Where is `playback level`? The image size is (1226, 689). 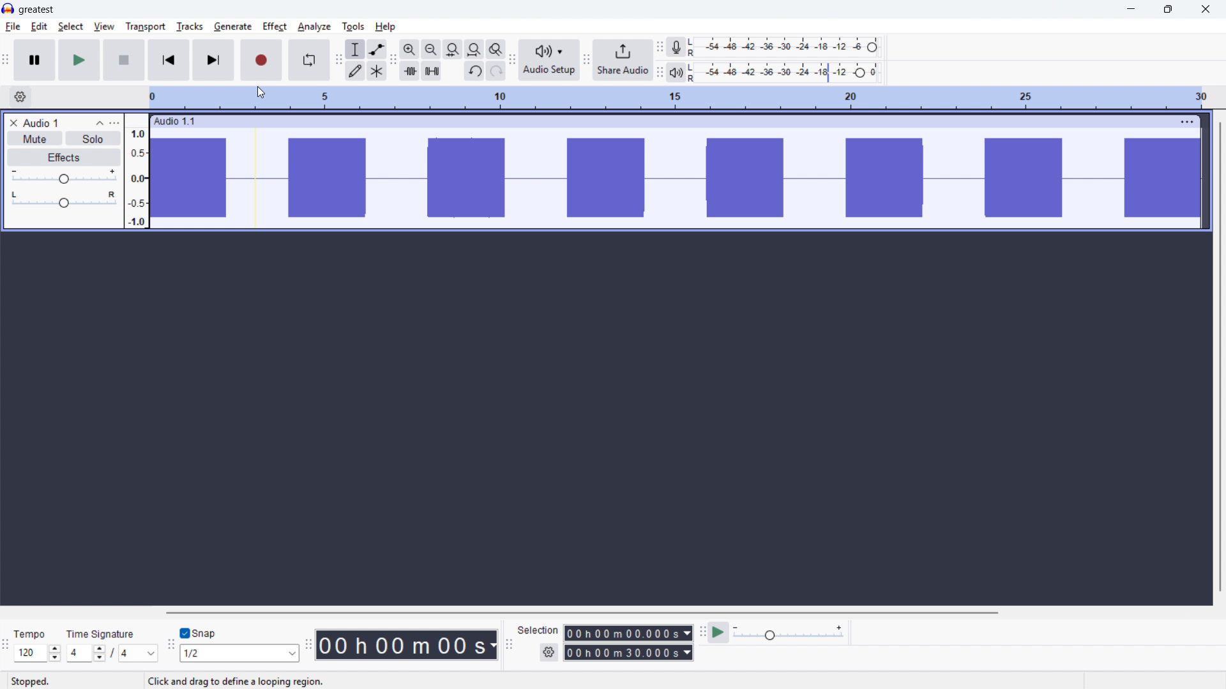 playback level is located at coordinates (787, 73).